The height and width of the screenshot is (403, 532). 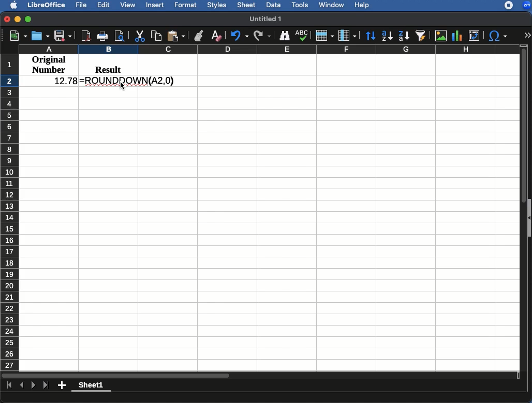 What do you see at coordinates (332, 5) in the screenshot?
I see `Window` at bounding box center [332, 5].